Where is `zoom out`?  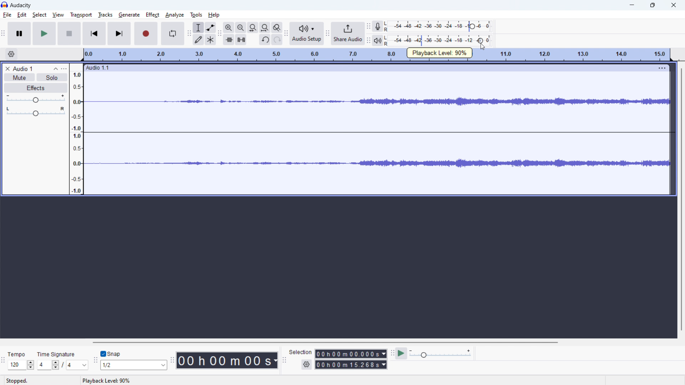 zoom out is located at coordinates (241, 27).